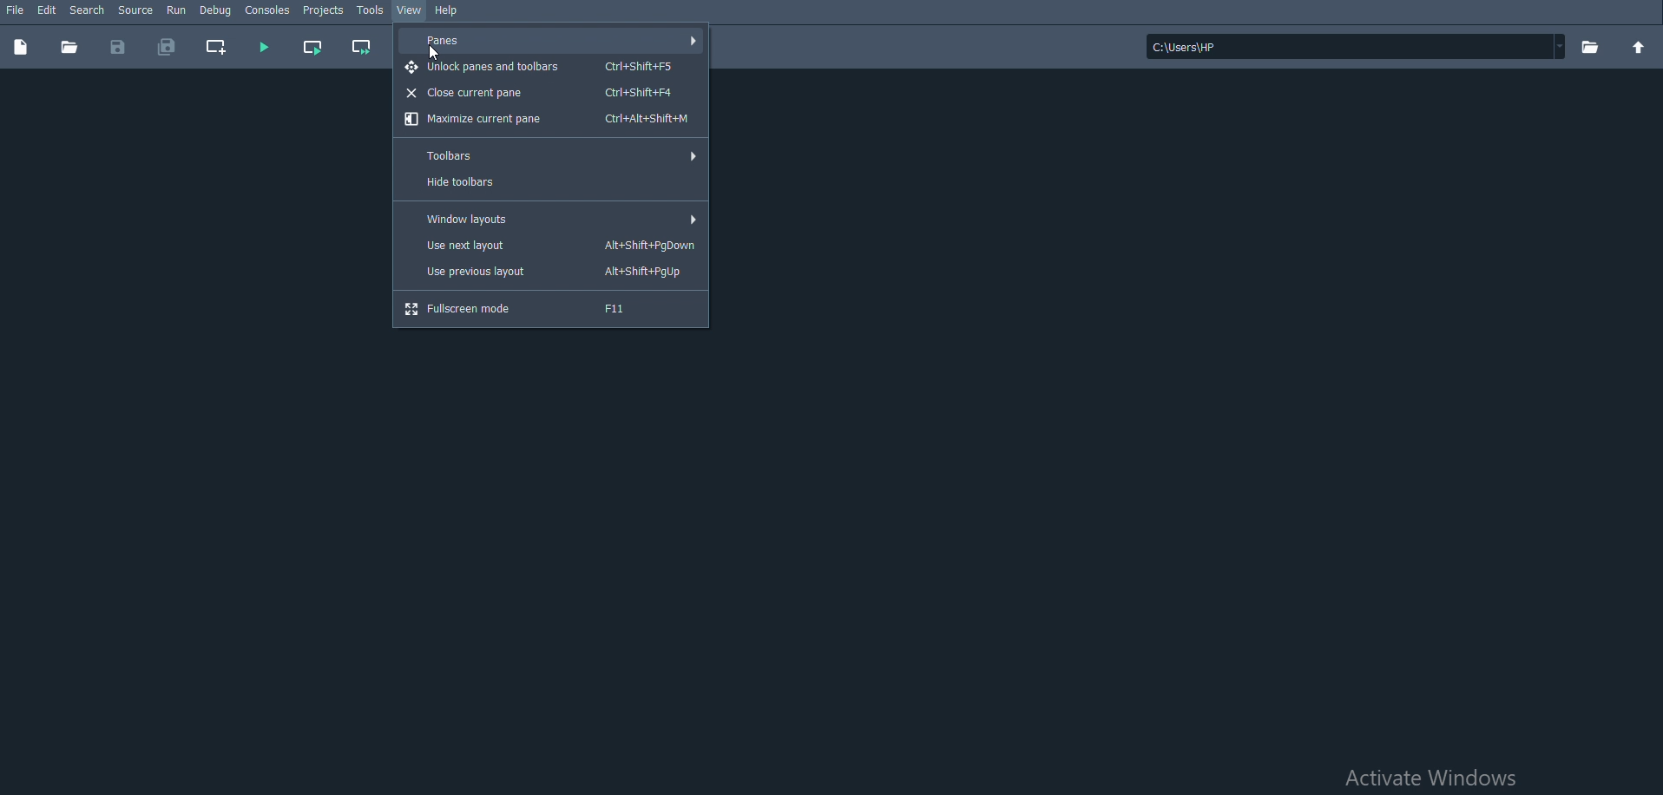 The image size is (1663, 795). What do you see at coordinates (548, 67) in the screenshot?
I see `Unlock panes and toolbars` at bounding box center [548, 67].